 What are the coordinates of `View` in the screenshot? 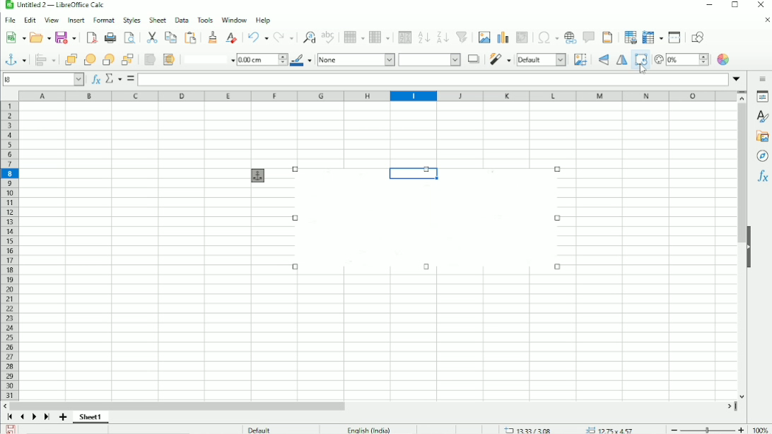 It's located at (51, 20).